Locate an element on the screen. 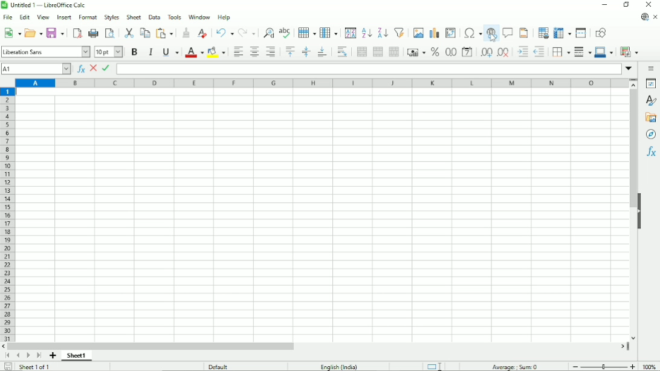 The width and height of the screenshot is (660, 371). Gallery is located at coordinates (652, 117).